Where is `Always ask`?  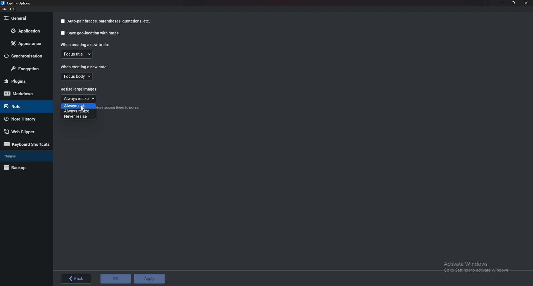
Always ask is located at coordinates (78, 106).